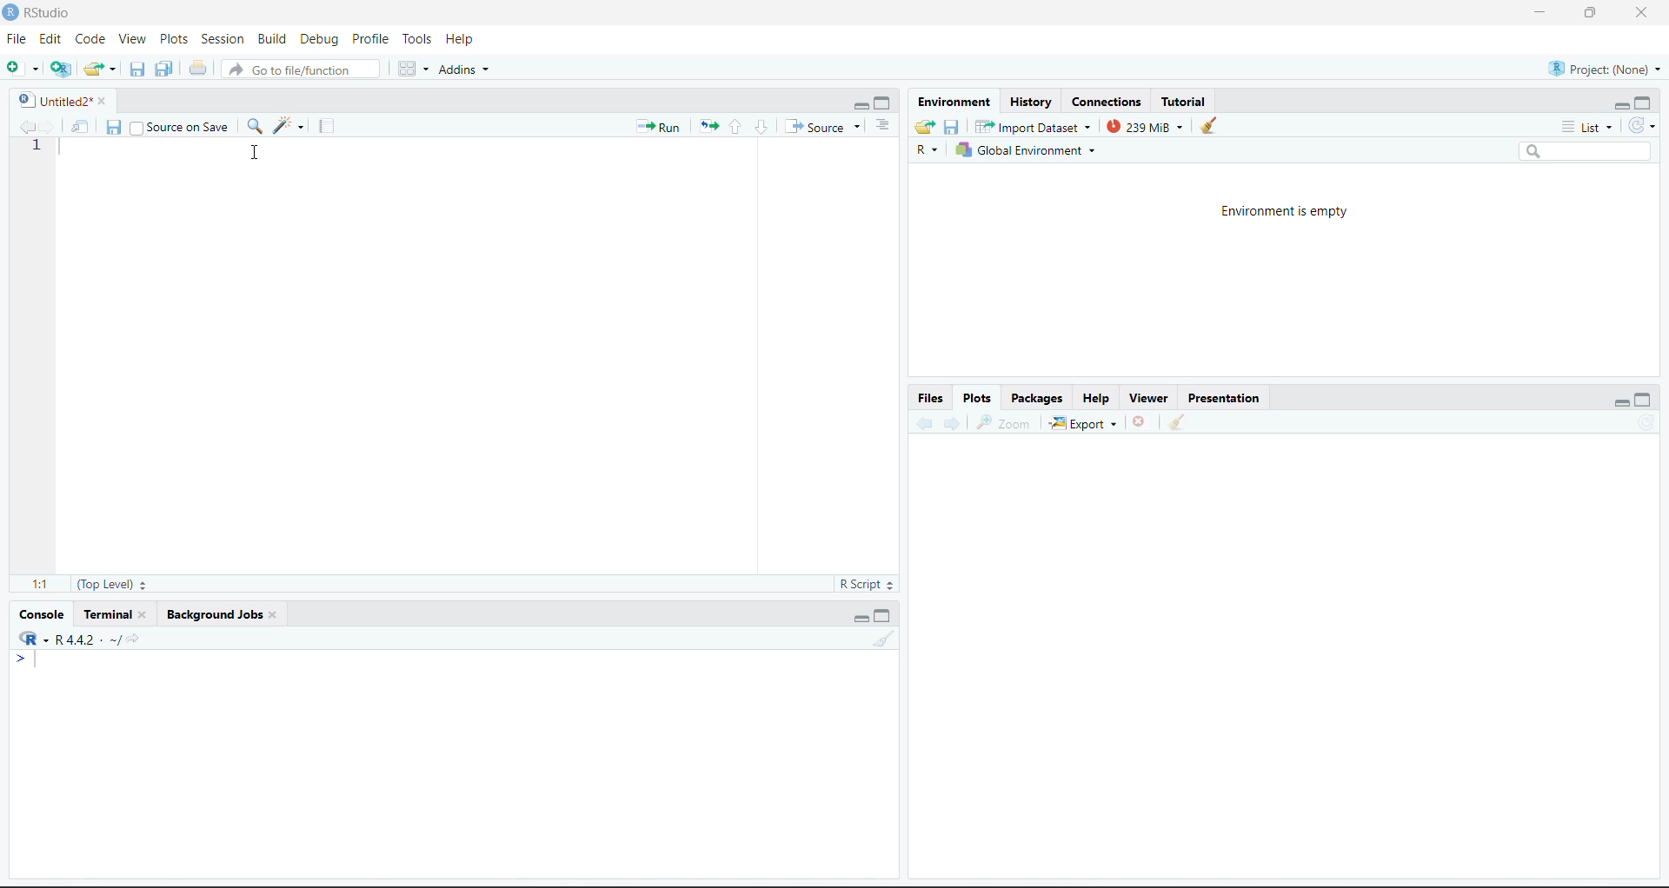 This screenshot has height=888, width=1669. Describe the element at coordinates (32, 639) in the screenshot. I see `R` at that location.